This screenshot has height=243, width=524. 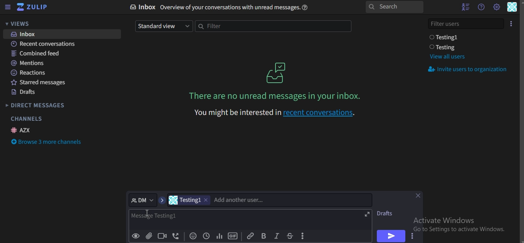 I want to click on testing1, so click(x=190, y=200).